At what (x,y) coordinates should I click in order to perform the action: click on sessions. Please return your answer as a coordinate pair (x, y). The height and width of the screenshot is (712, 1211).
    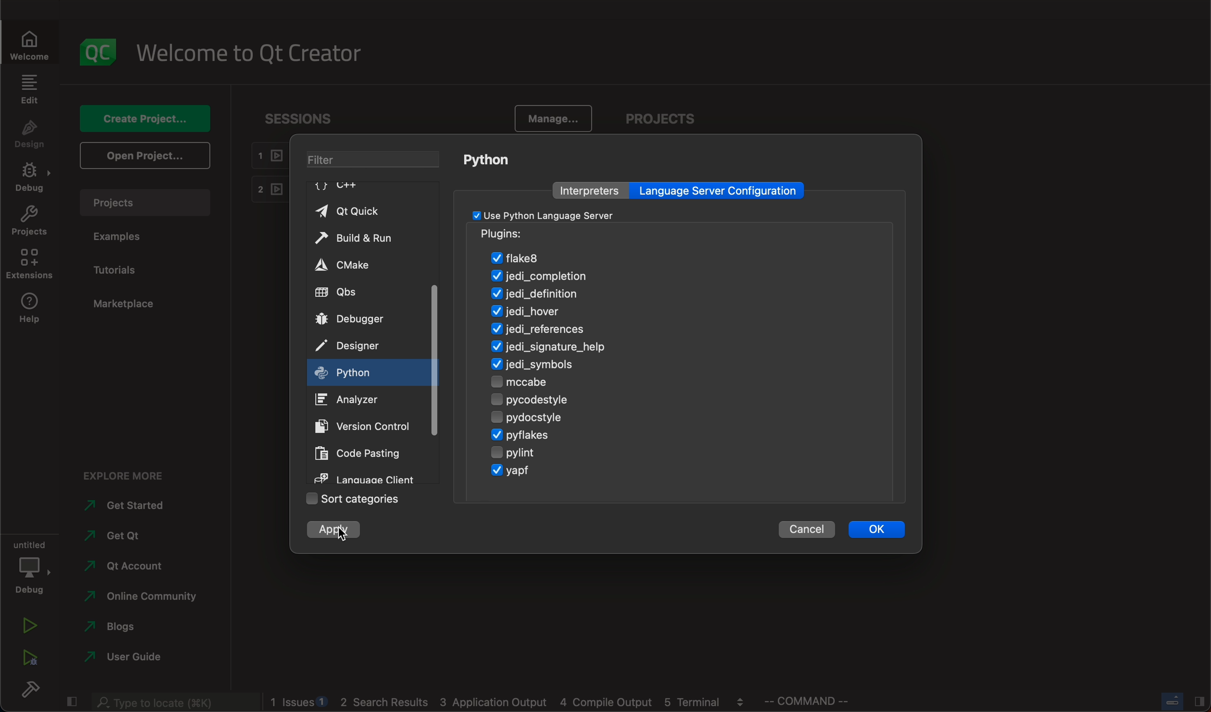
    Looking at the image, I should click on (308, 119).